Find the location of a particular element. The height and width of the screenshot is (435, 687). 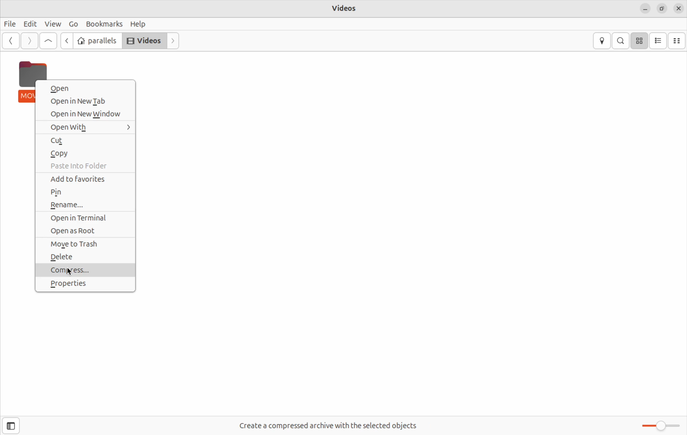

open in new tab is located at coordinates (87, 114).